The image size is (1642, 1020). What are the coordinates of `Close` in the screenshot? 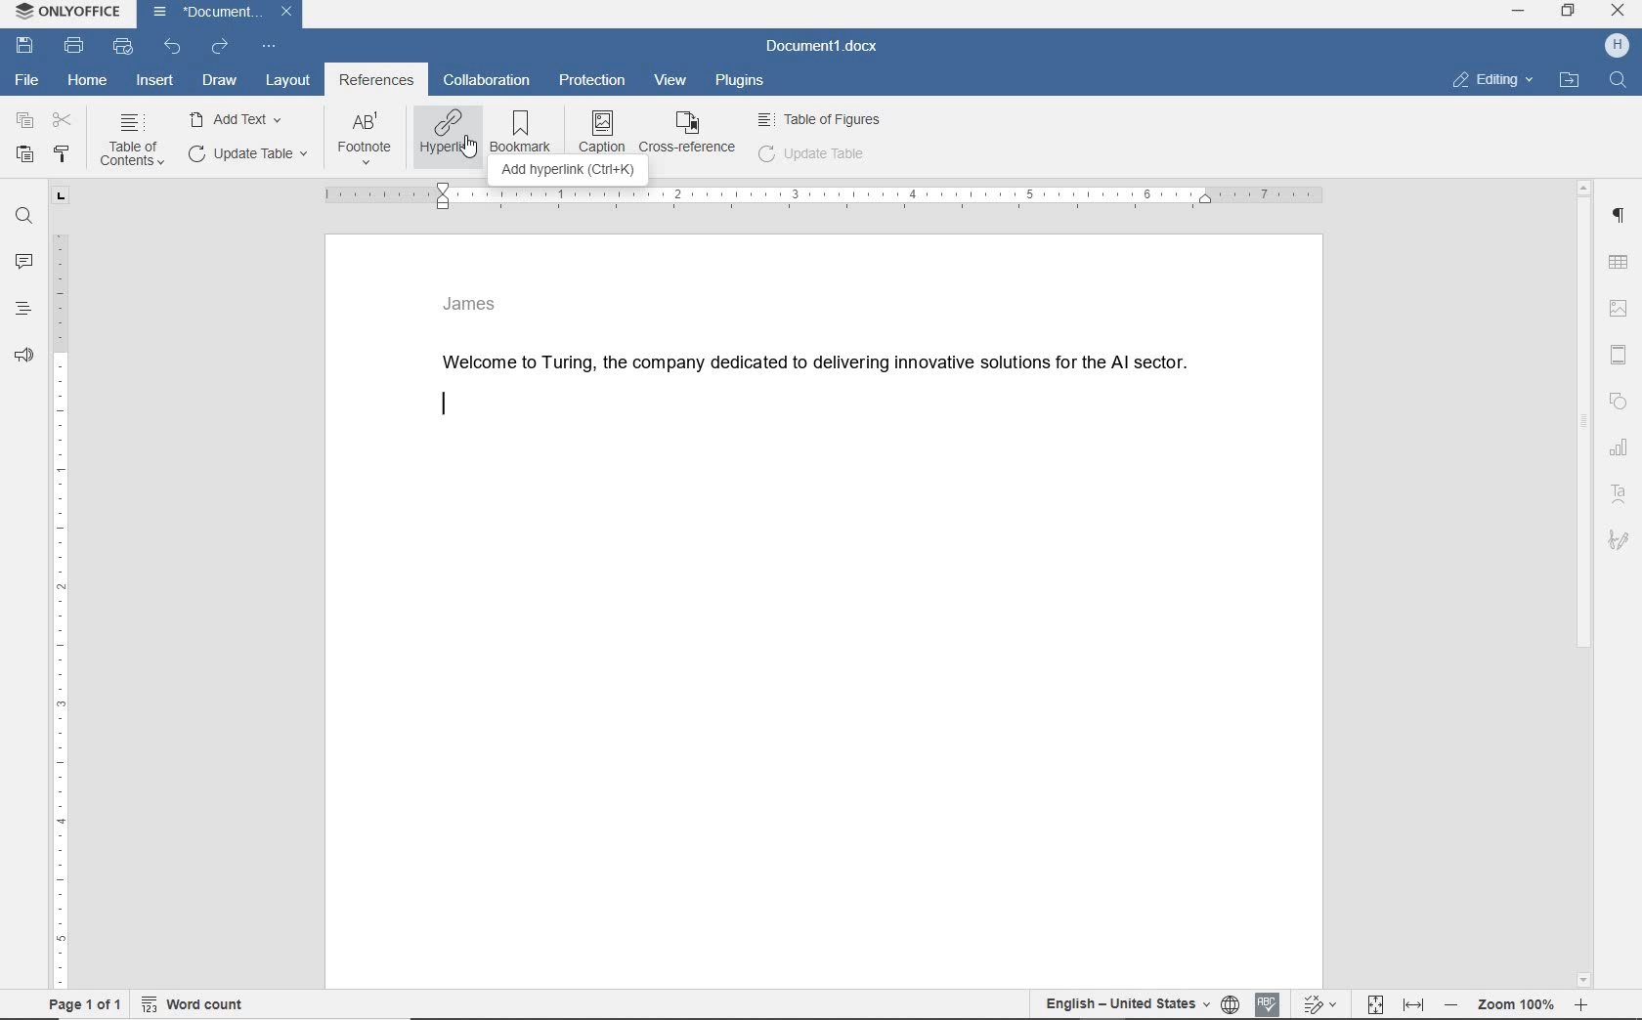 It's located at (1620, 13).